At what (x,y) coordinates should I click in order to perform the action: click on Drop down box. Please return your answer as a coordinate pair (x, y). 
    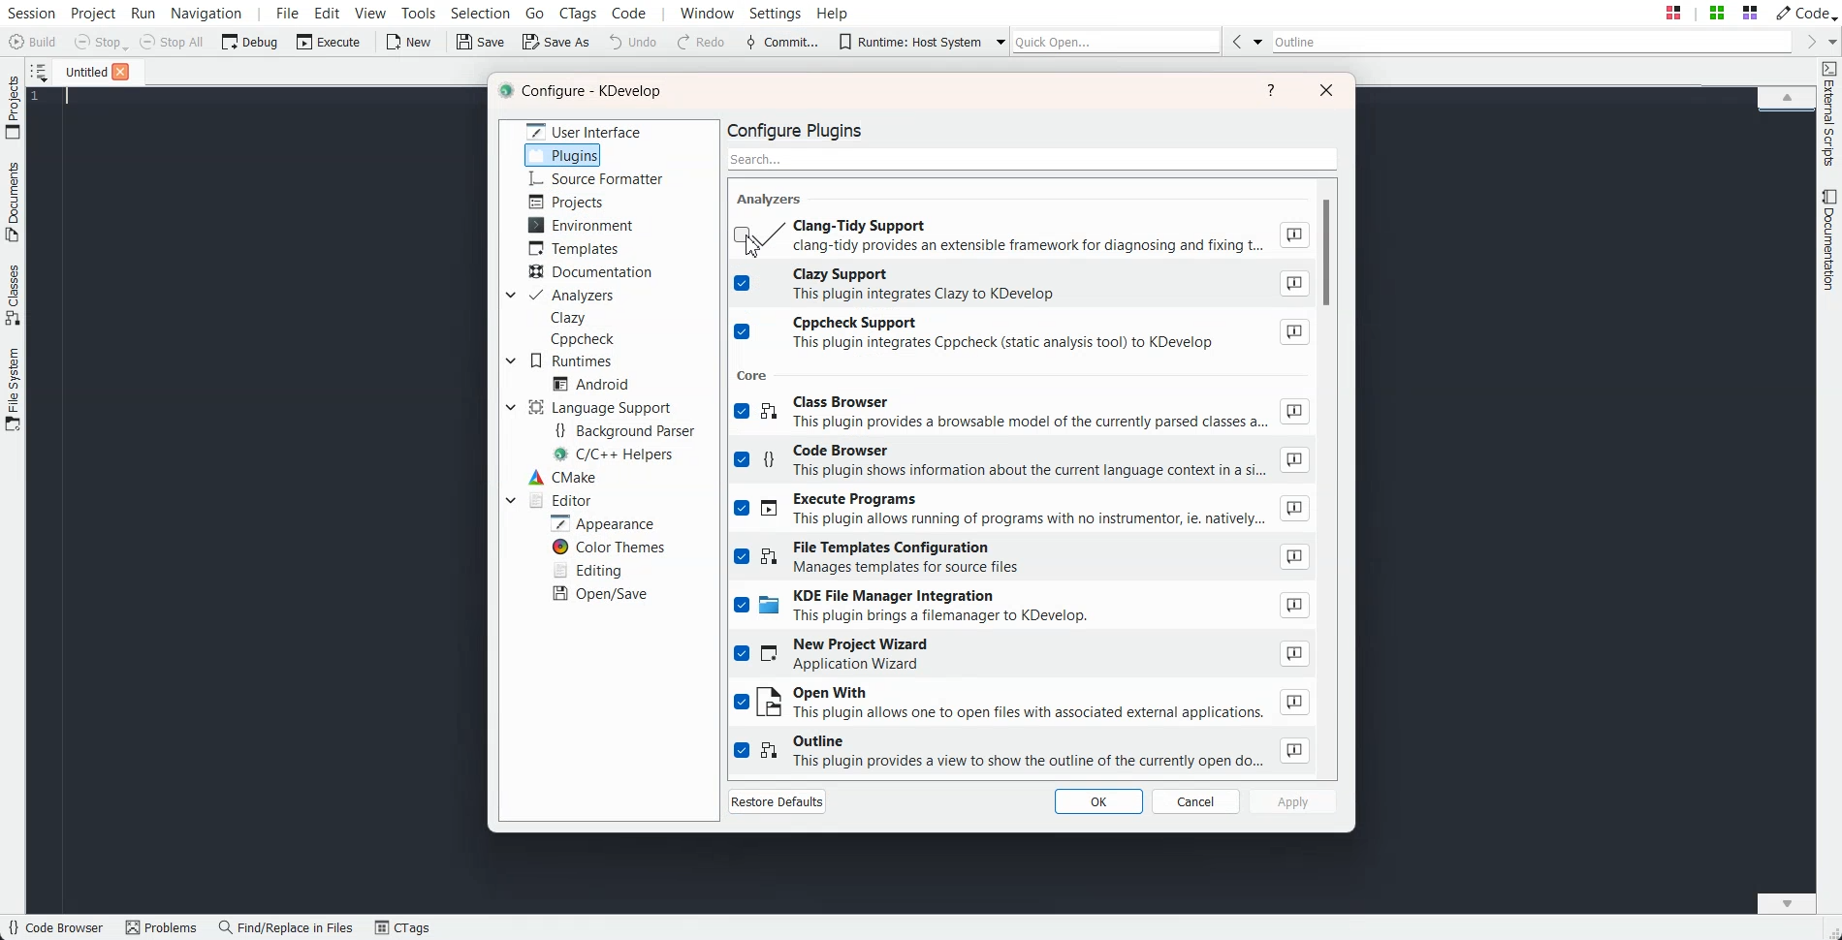
    Looking at the image, I should click on (1830, 41).